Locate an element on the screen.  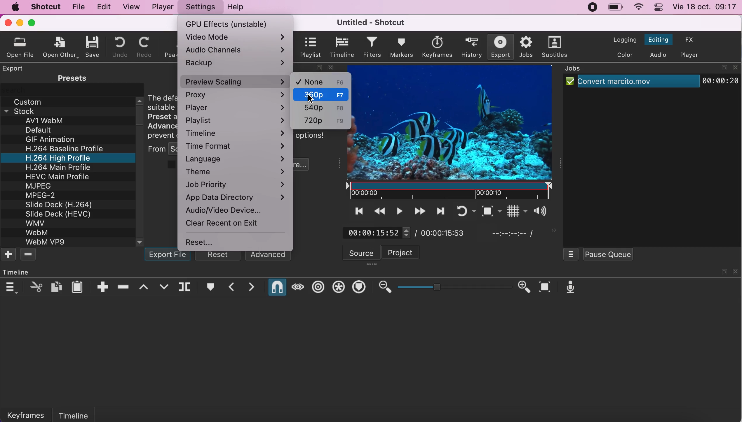
av1 webm is located at coordinates (52, 121).